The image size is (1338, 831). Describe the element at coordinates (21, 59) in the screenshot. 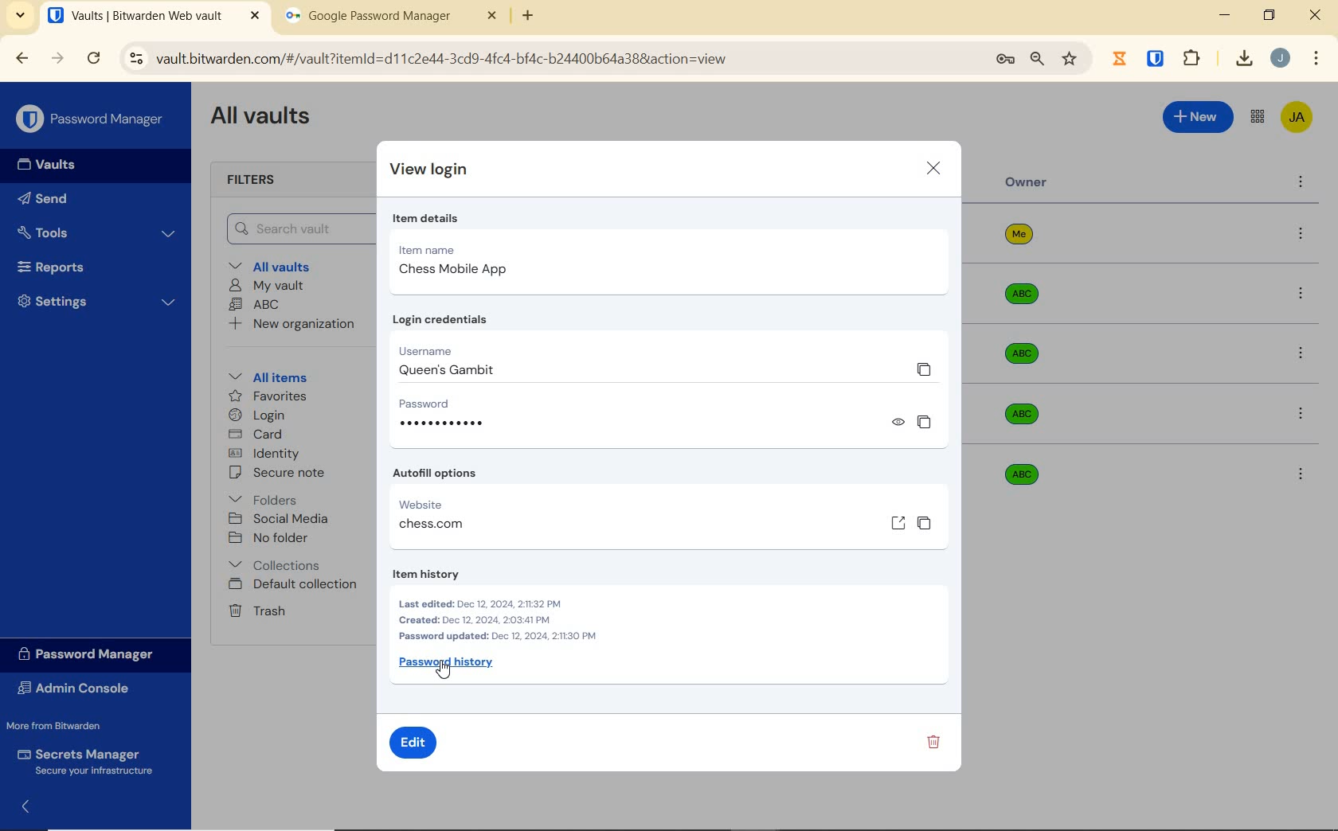

I see `backward` at that location.